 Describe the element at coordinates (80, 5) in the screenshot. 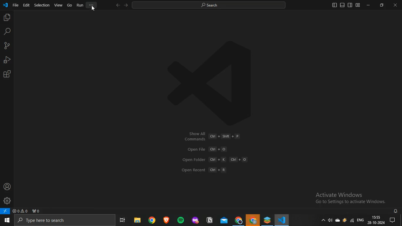

I see `run` at that location.